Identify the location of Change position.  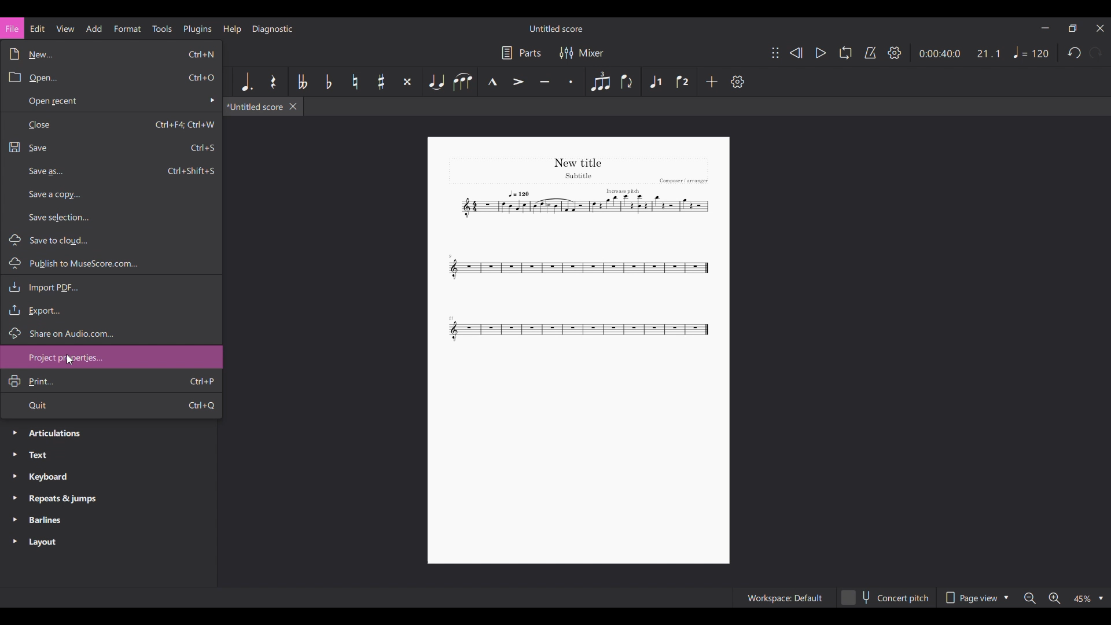
(776, 53).